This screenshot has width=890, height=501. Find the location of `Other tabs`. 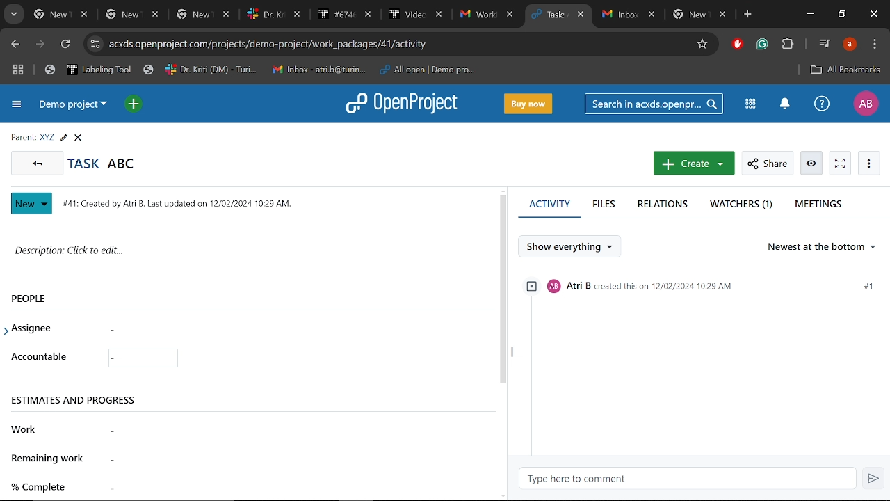

Other tabs is located at coordinates (273, 15).